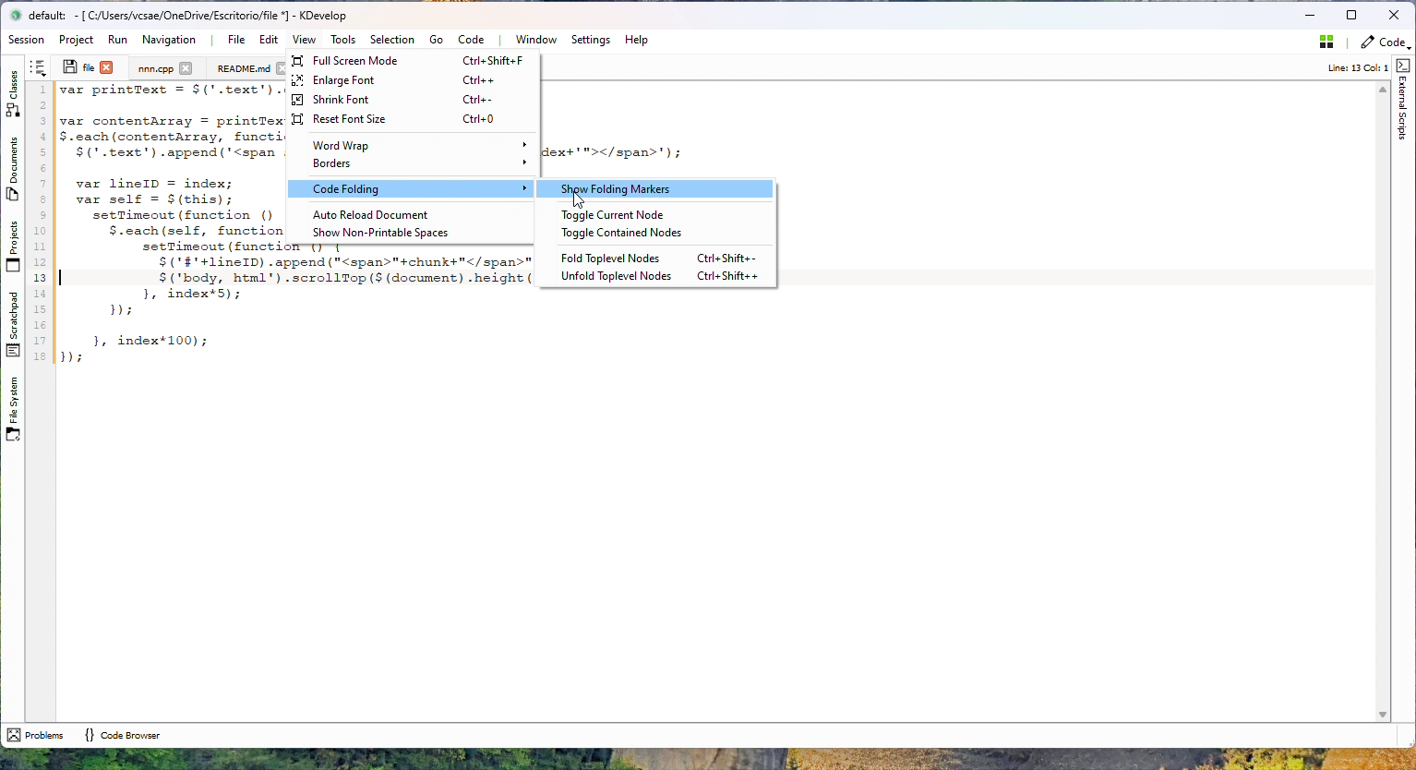 The height and width of the screenshot is (770, 1416). Describe the element at coordinates (35, 735) in the screenshot. I see `problems` at that location.